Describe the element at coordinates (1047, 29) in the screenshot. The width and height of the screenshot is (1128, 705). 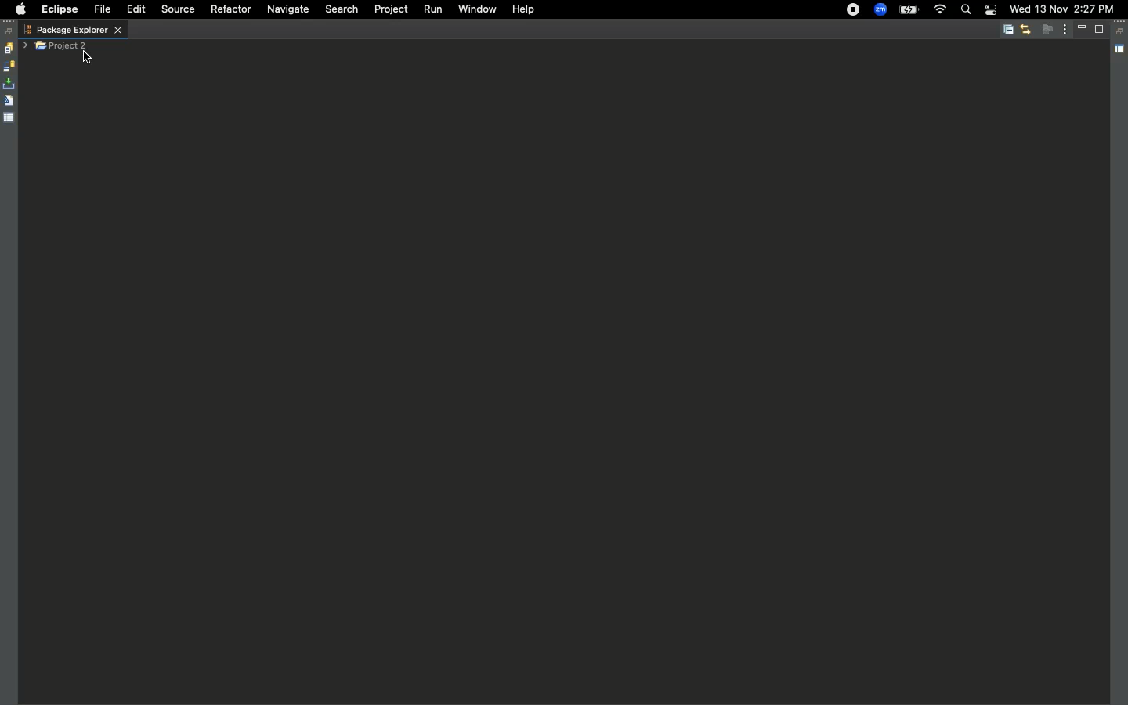
I see `Focus on active task` at that location.